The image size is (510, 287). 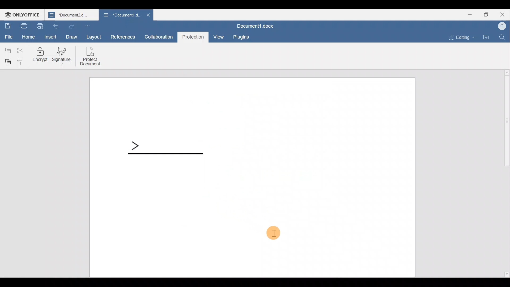 What do you see at coordinates (91, 55) in the screenshot?
I see `Protect document` at bounding box center [91, 55].